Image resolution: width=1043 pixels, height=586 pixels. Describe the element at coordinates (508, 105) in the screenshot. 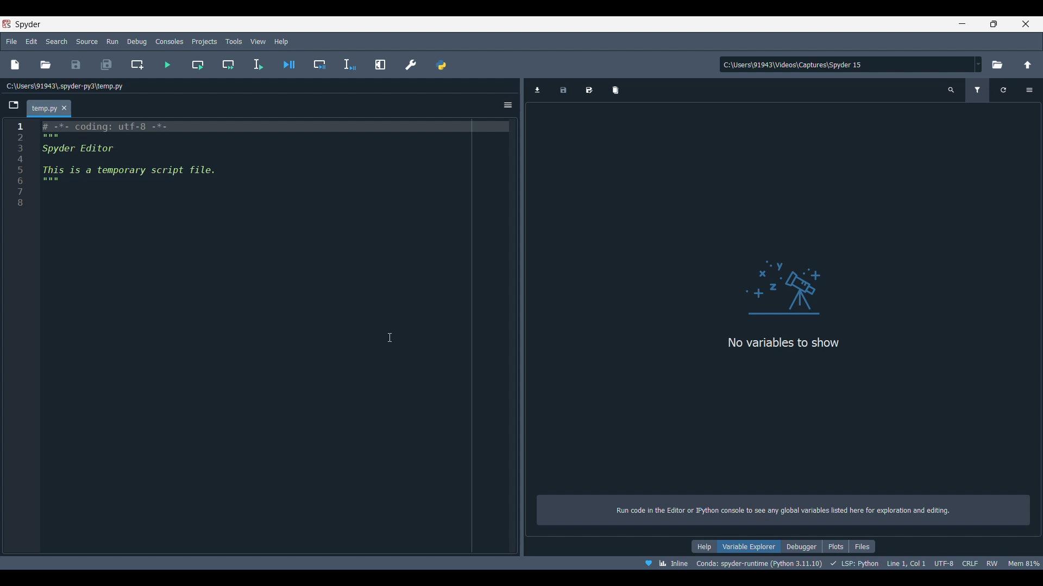

I see `Options` at that location.